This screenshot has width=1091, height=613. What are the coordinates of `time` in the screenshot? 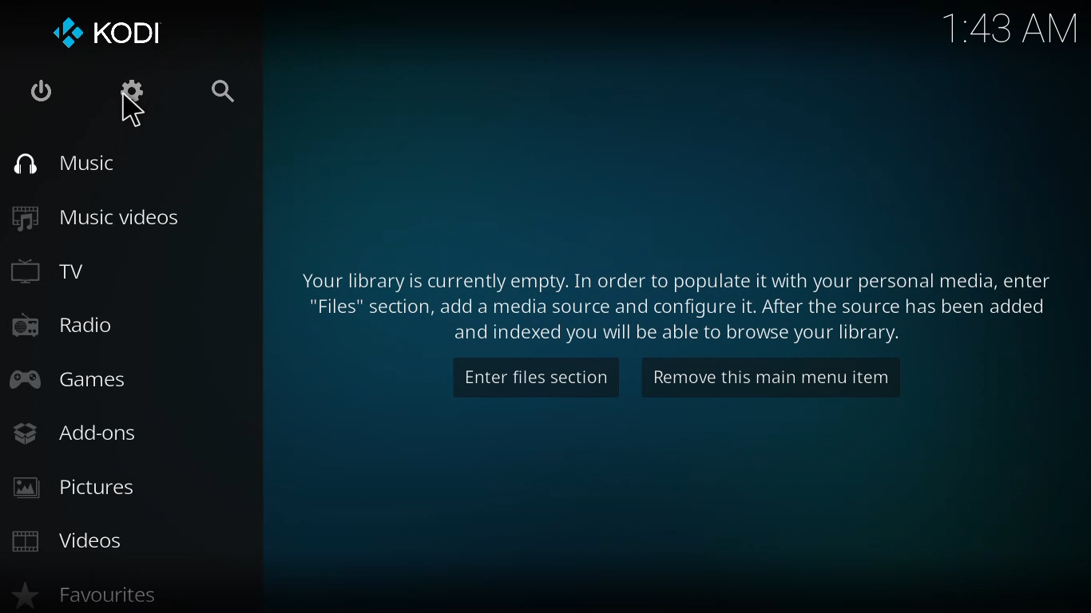 It's located at (1013, 28).